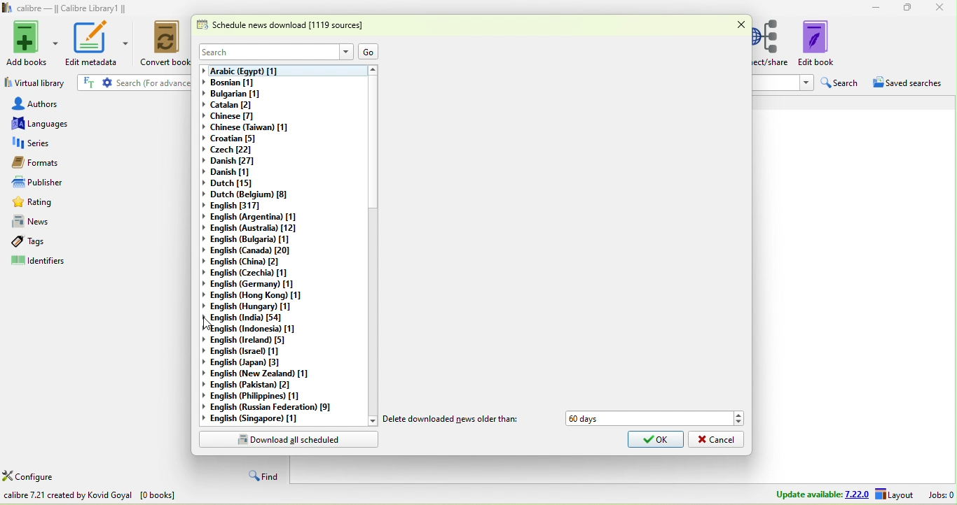 This screenshot has width=957, height=505. I want to click on tags, so click(98, 244).